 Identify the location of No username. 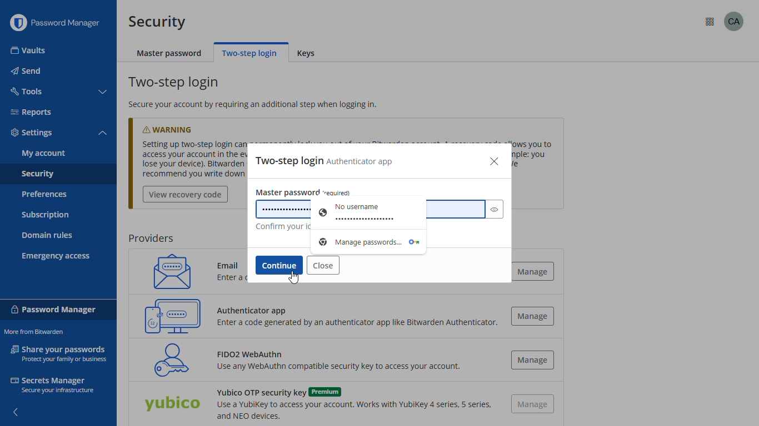
(360, 212).